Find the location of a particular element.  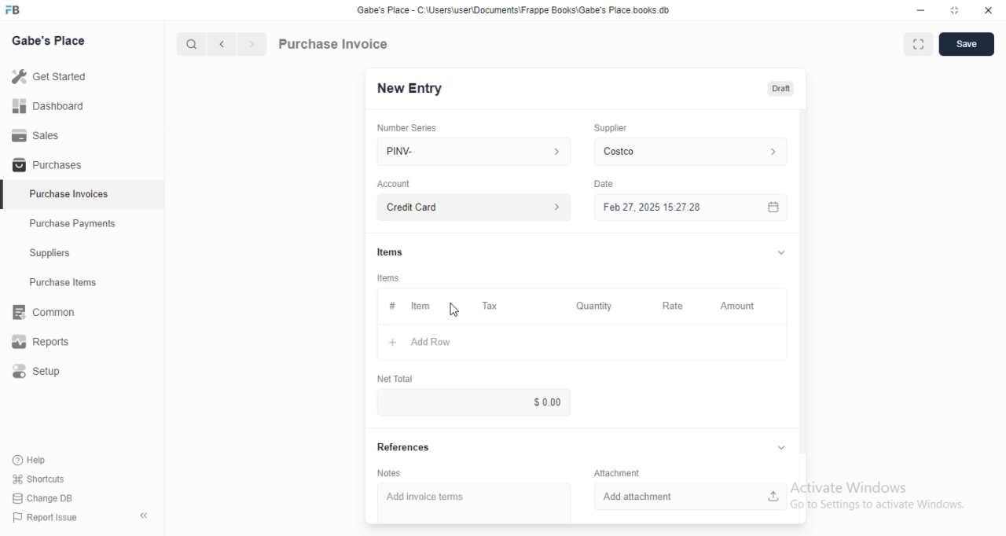

$ 0.00 is located at coordinates (473, 402).